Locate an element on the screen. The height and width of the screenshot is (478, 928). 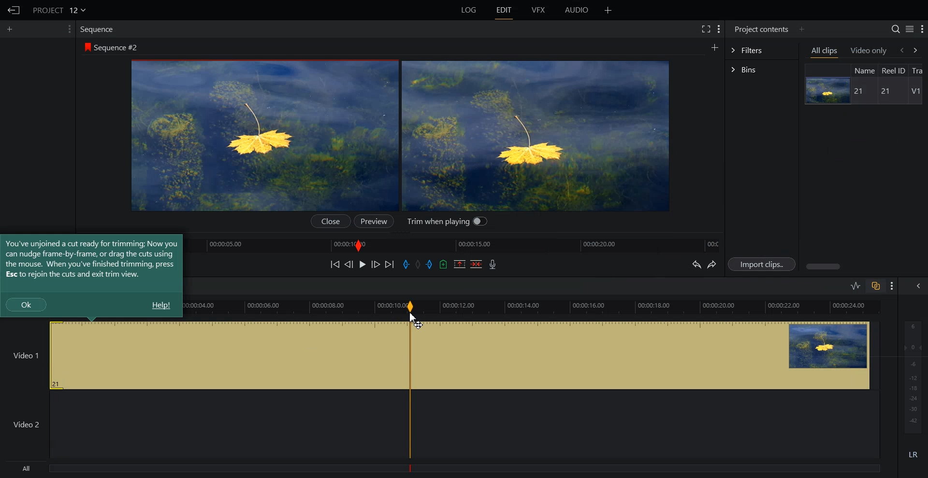
Show Setting Menu is located at coordinates (719, 30).